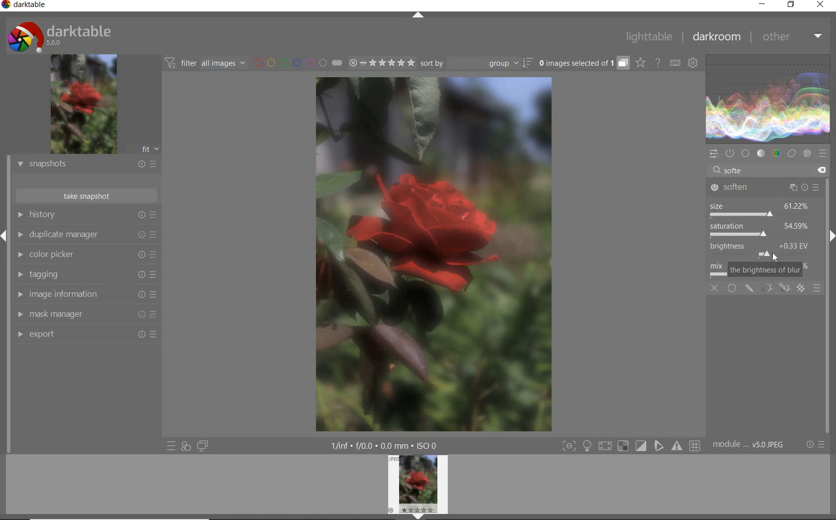  I want to click on quick access for applying any of your styles, so click(186, 447).